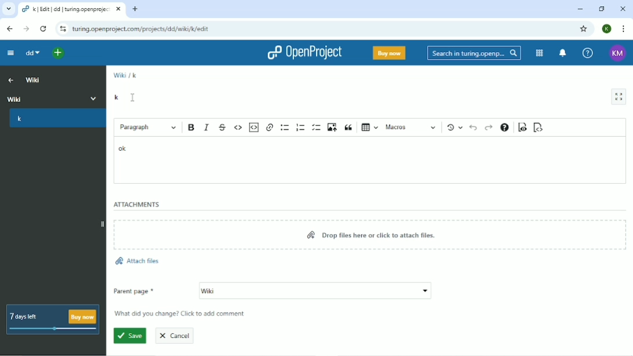 This screenshot has width=633, height=356. What do you see at coordinates (370, 236) in the screenshot?
I see `Drop files here or click to attach files.` at bounding box center [370, 236].